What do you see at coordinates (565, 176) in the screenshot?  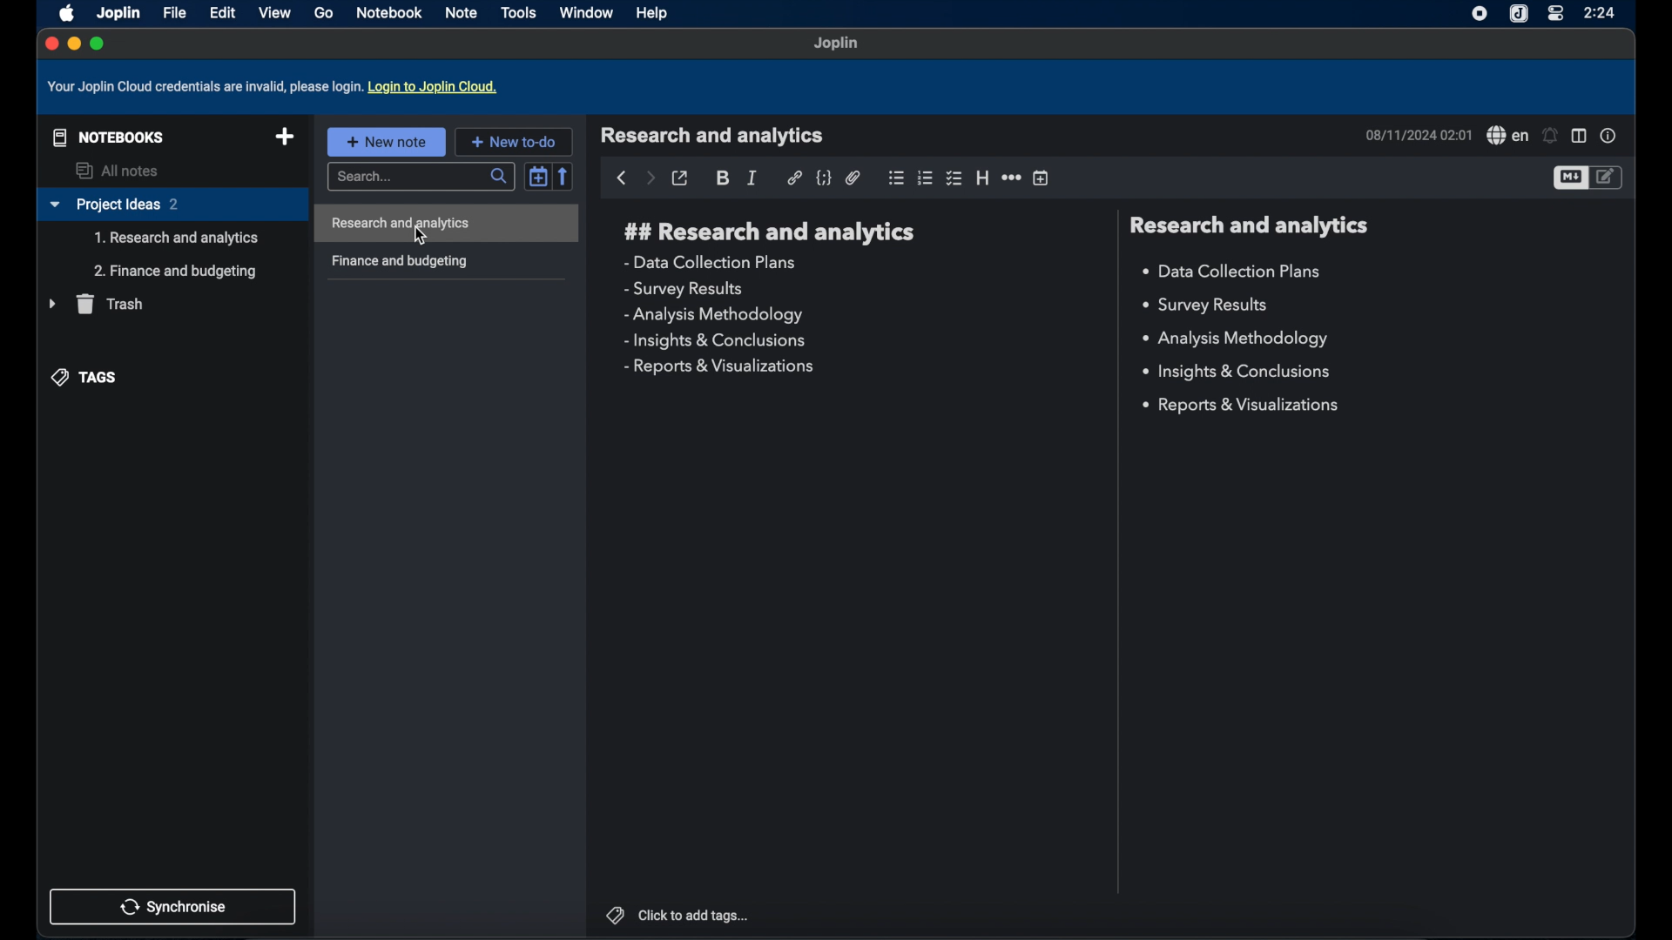 I see `reverse sort order` at bounding box center [565, 176].